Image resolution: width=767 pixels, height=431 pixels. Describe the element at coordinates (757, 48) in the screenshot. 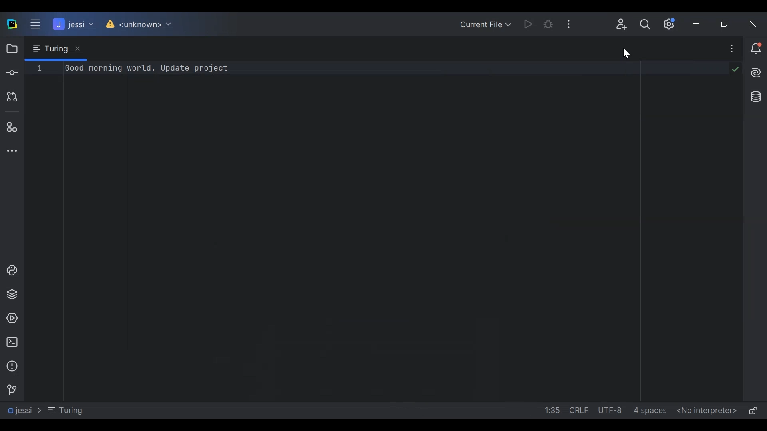

I see `Notification` at that location.